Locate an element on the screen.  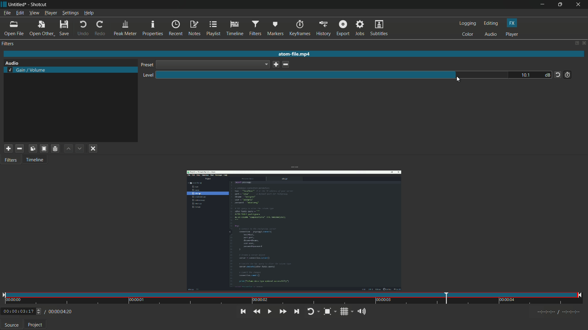
toggle player looping is located at coordinates (313, 312).